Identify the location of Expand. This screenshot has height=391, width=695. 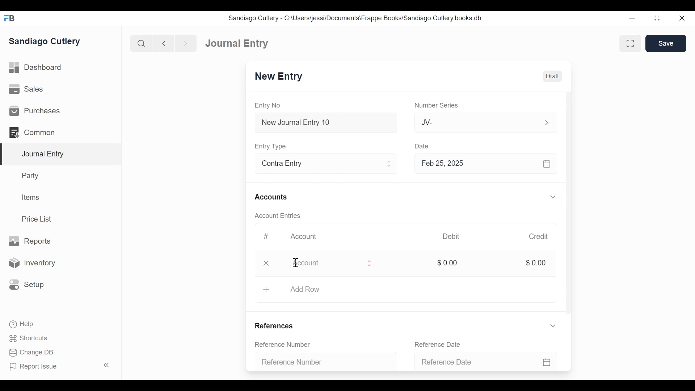
(546, 122).